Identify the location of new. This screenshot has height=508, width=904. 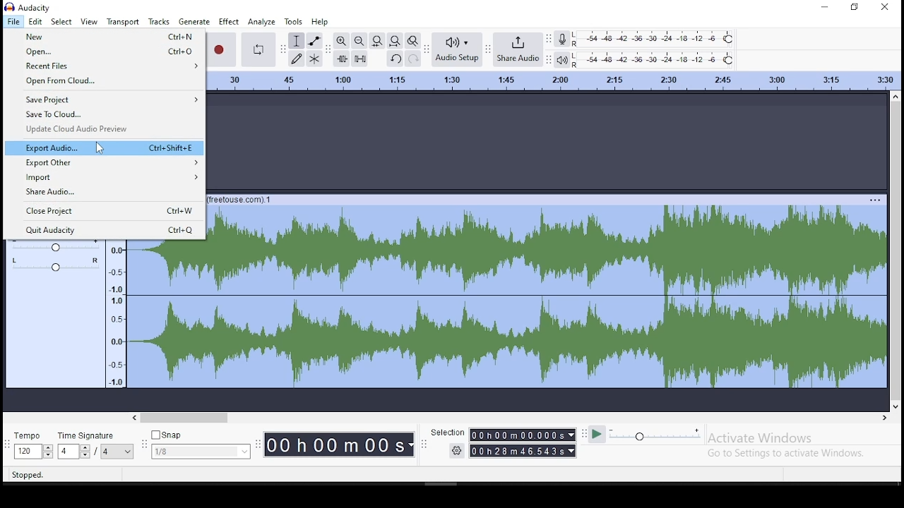
(106, 36).